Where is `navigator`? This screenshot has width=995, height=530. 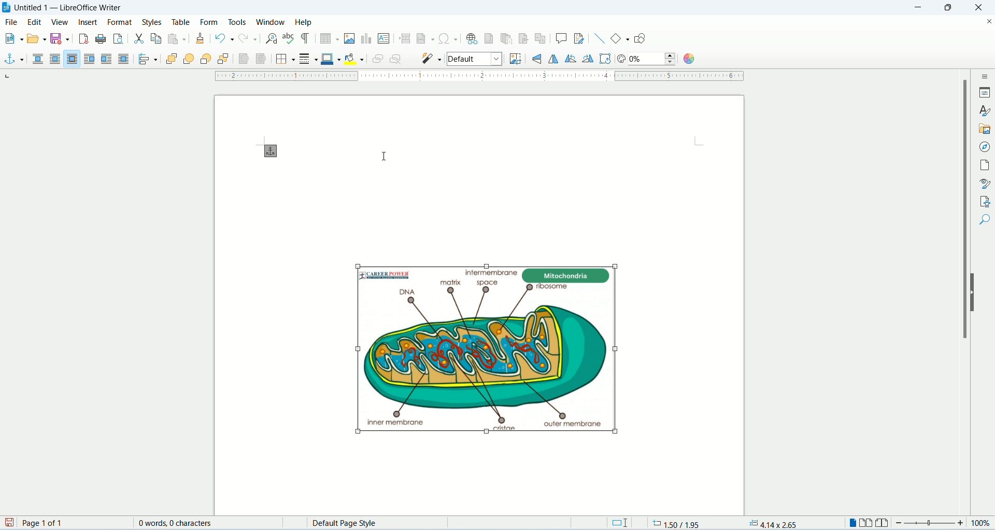 navigator is located at coordinates (985, 148).